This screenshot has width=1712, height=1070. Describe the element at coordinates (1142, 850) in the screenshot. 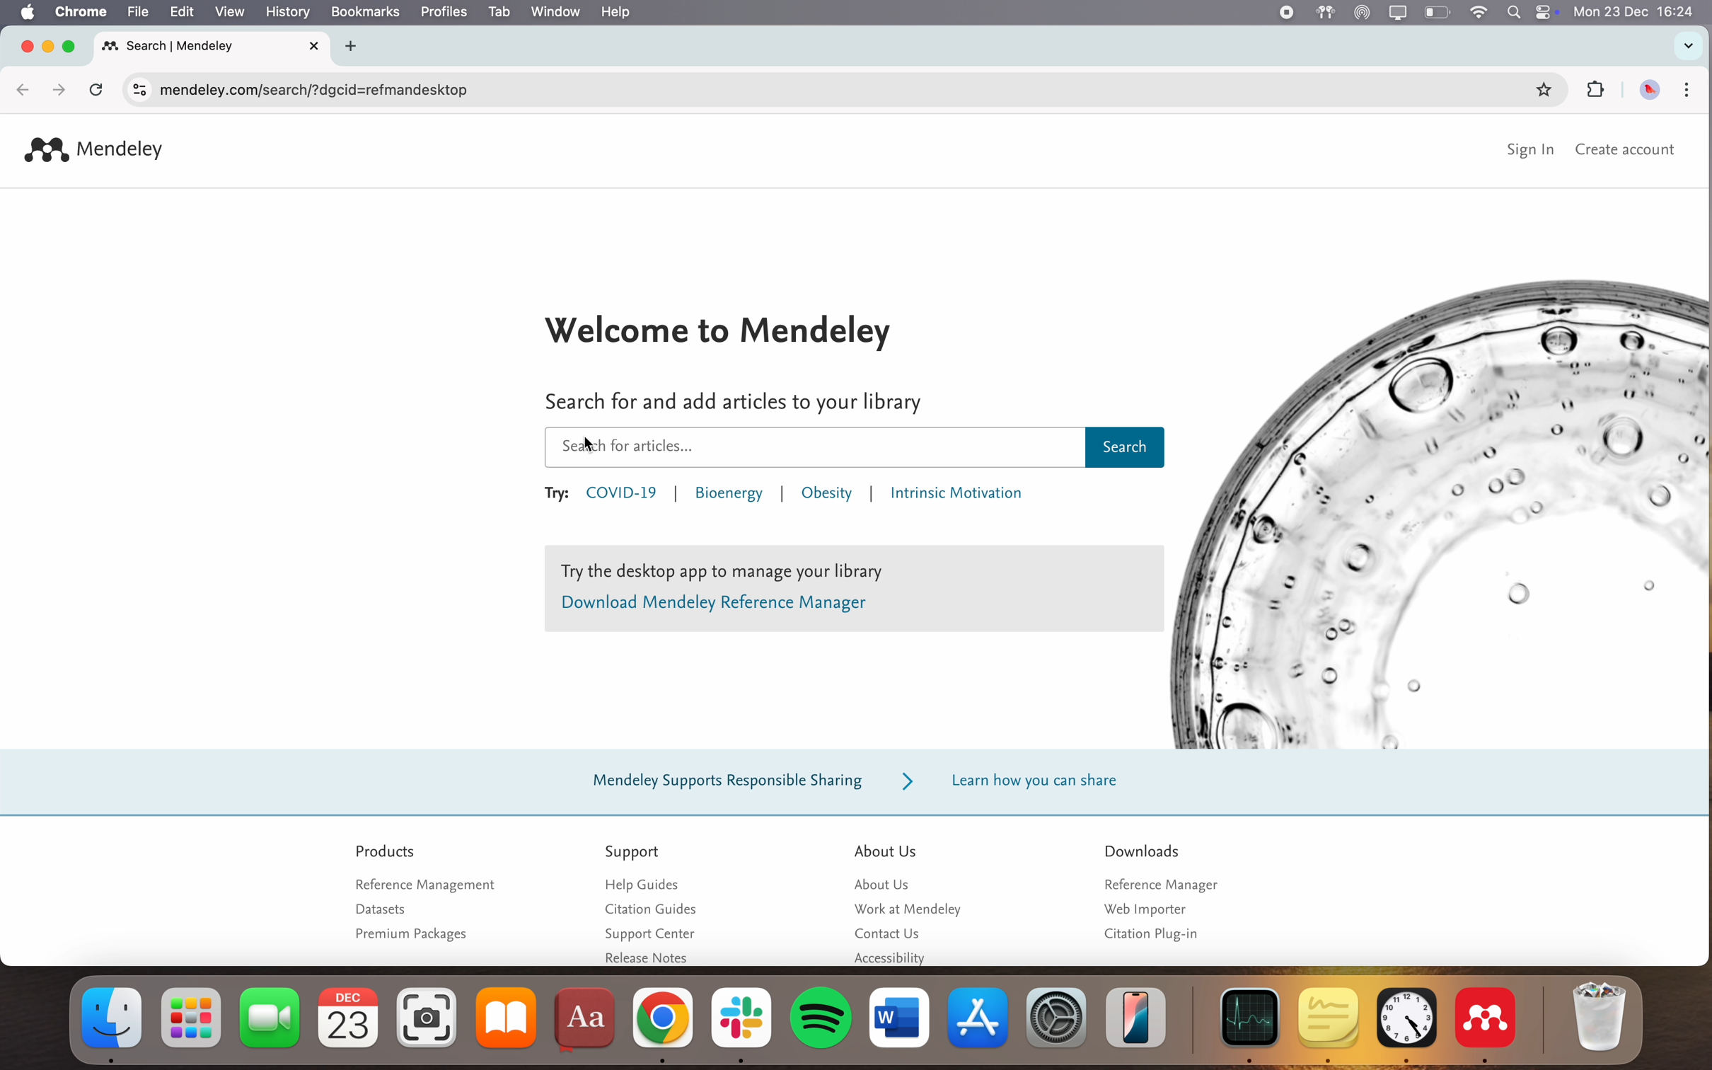

I see `downloads` at that location.